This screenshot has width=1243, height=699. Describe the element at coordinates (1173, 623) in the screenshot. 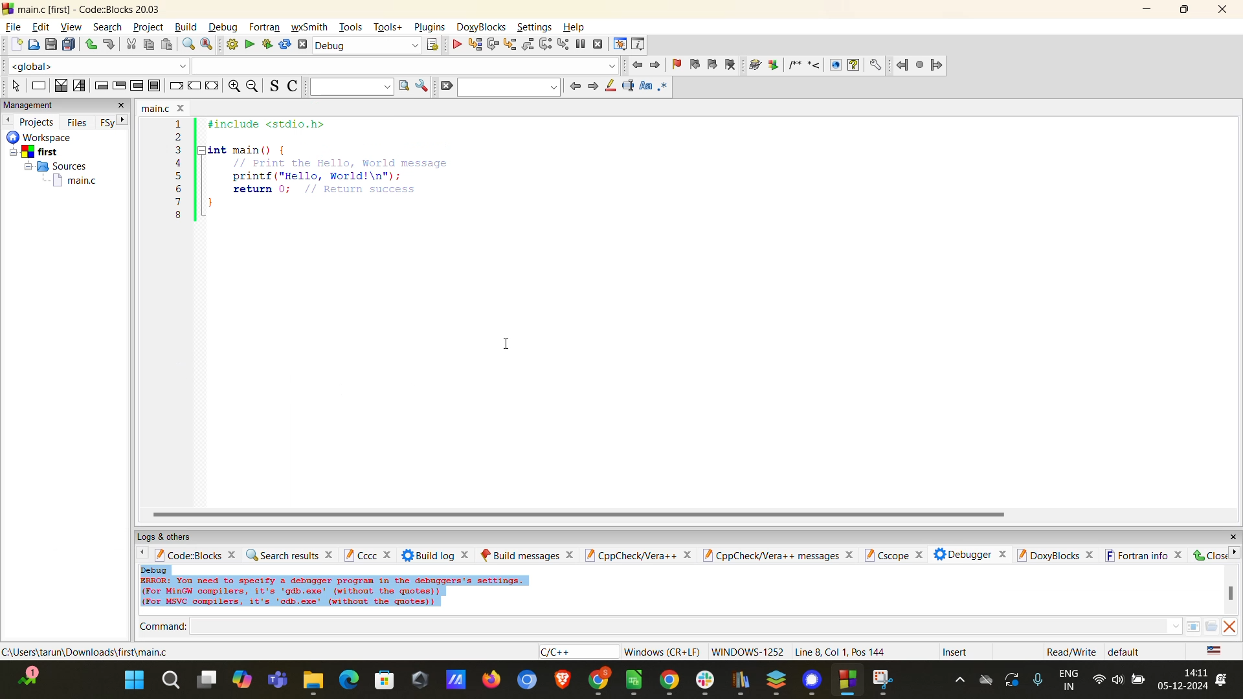

I see `dropdown` at that location.